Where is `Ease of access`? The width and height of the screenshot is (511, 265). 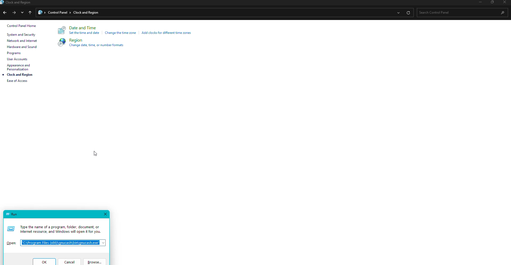 Ease of access is located at coordinates (19, 82).